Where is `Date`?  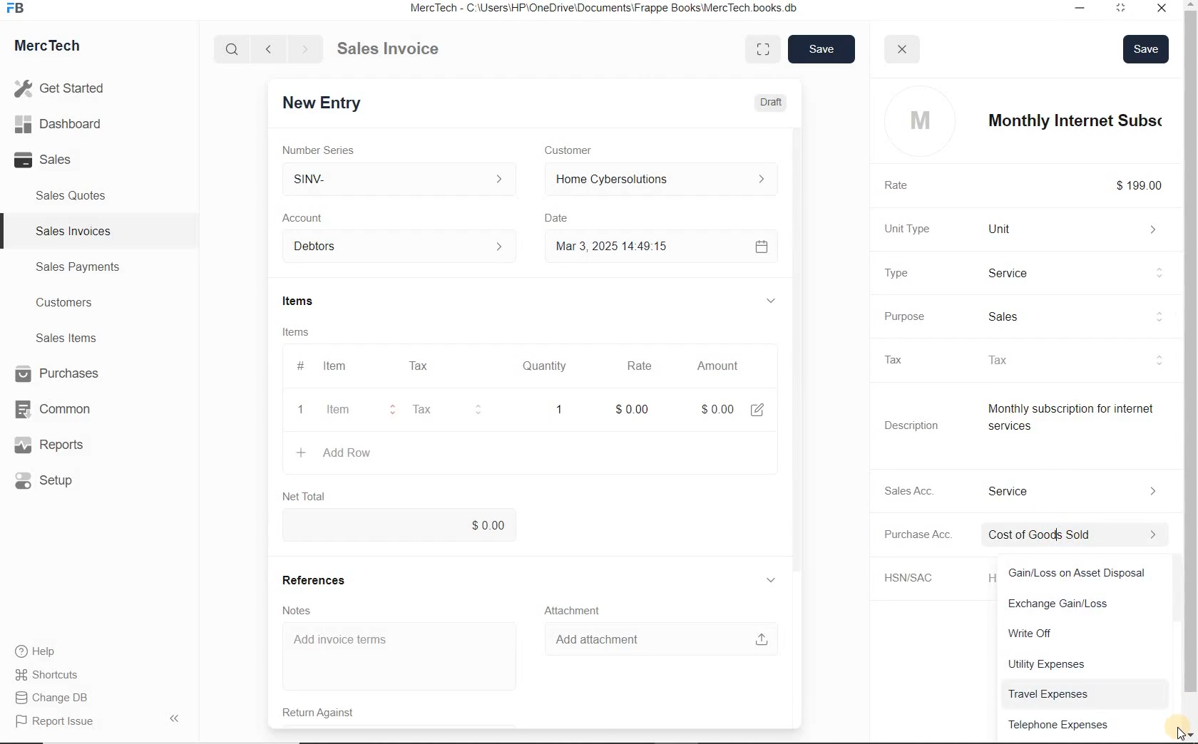 Date is located at coordinates (567, 218).